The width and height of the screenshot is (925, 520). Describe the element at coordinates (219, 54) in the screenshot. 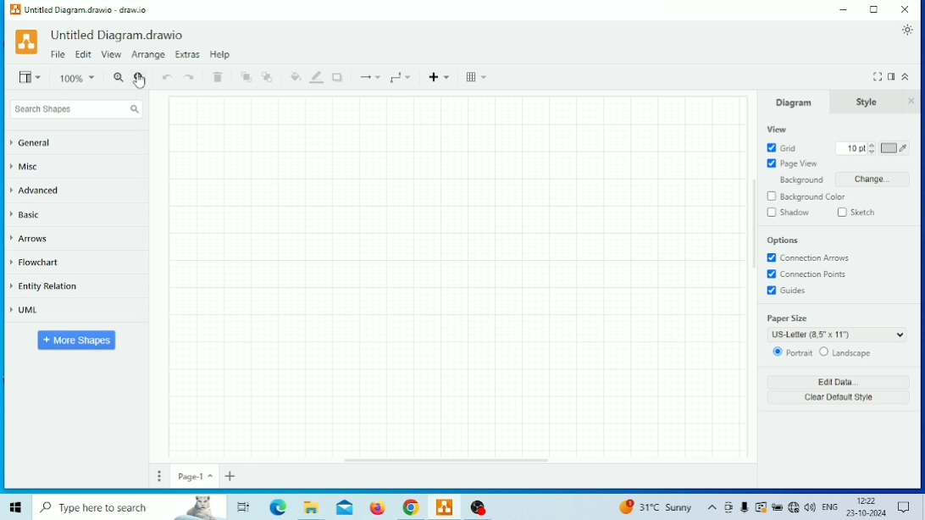

I see `Help` at that location.